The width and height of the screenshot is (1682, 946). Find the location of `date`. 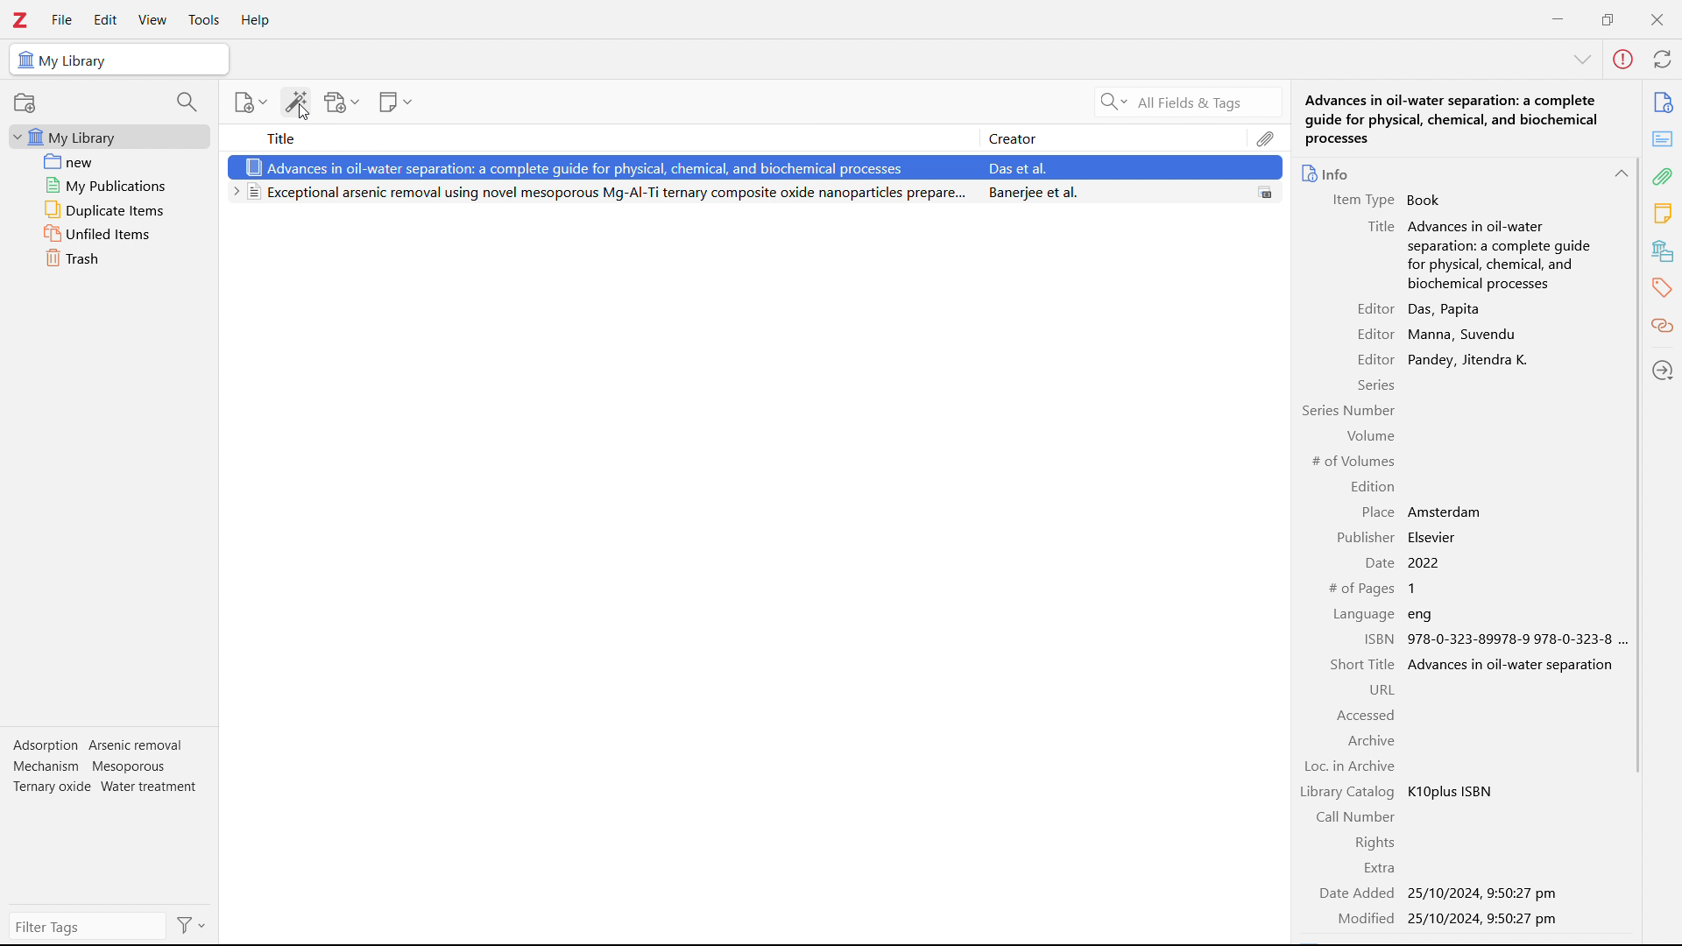

date is located at coordinates (1376, 563).